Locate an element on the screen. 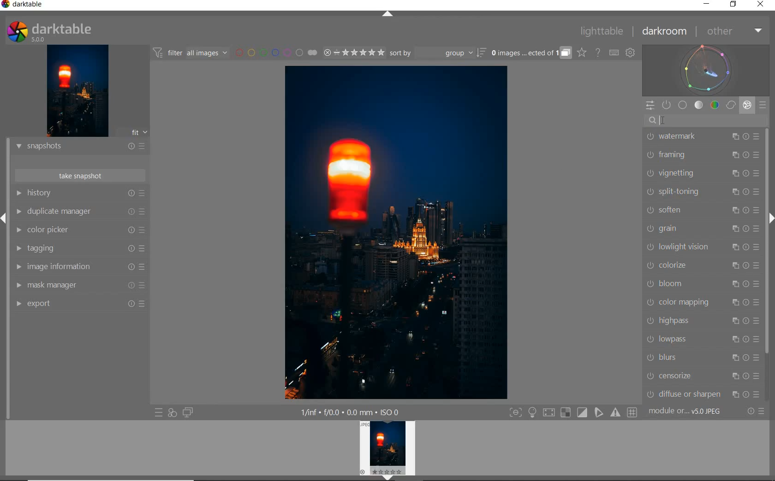  reset is located at coordinates (751, 411).